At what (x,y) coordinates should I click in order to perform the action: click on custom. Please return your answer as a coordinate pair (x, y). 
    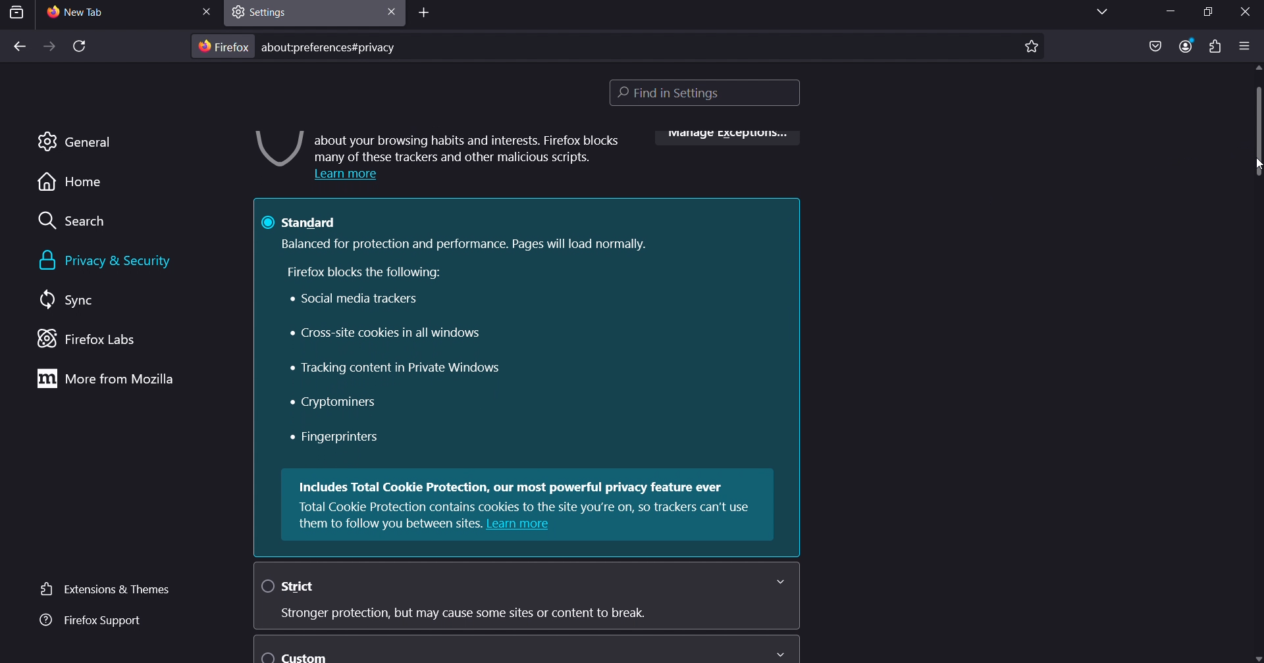
    Looking at the image, I should click on (524, 649).